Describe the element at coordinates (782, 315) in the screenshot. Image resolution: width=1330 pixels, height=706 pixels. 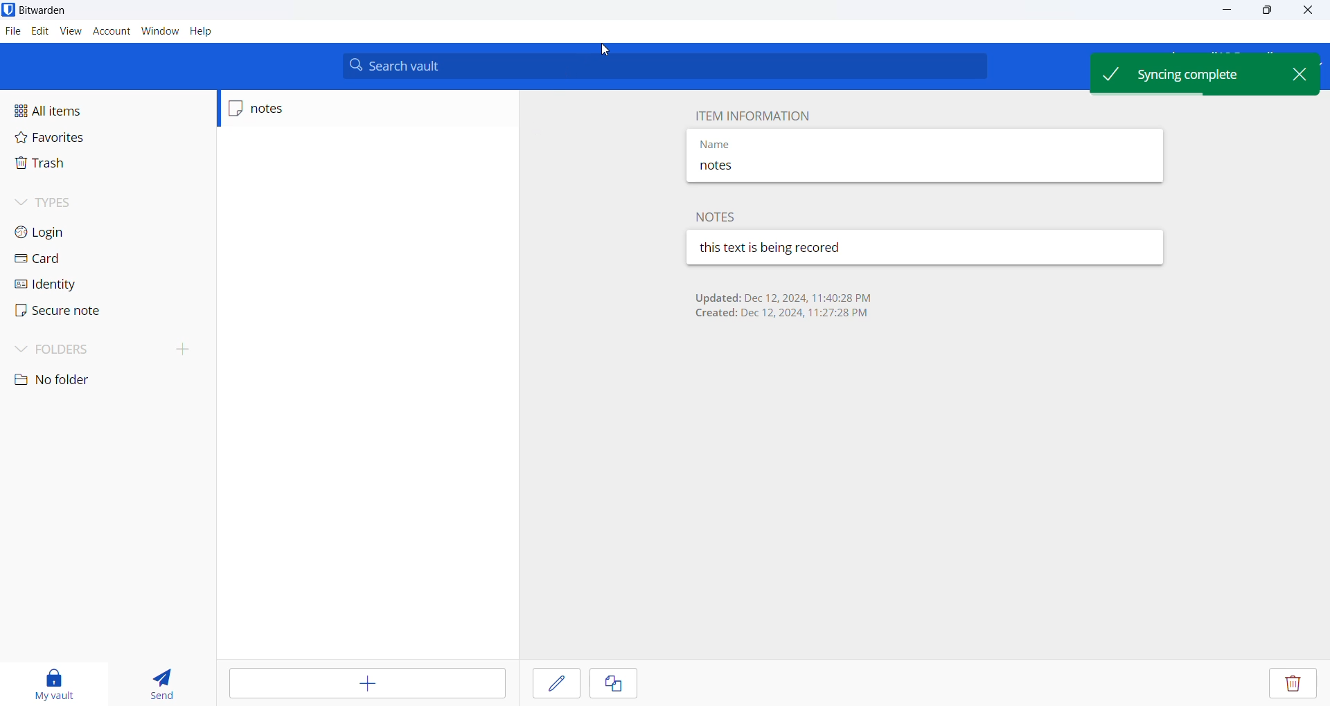
I see `created: Dec 12, 2024 11:27:29 PM` at that location.